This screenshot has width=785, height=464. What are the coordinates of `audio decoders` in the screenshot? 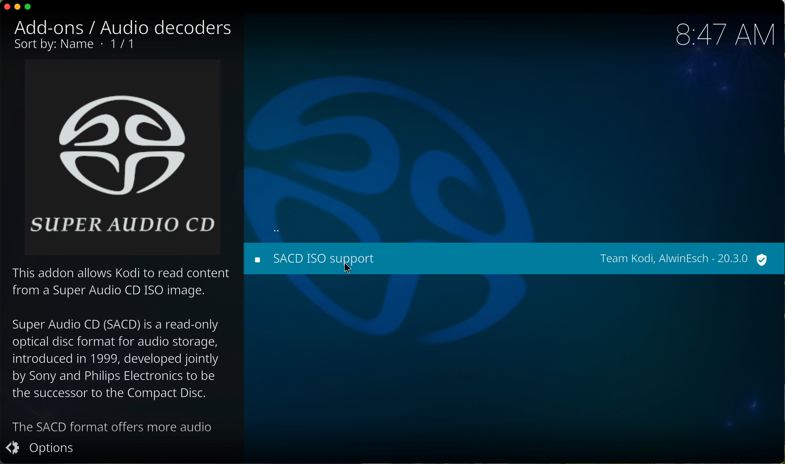 It's located at (127, 26).